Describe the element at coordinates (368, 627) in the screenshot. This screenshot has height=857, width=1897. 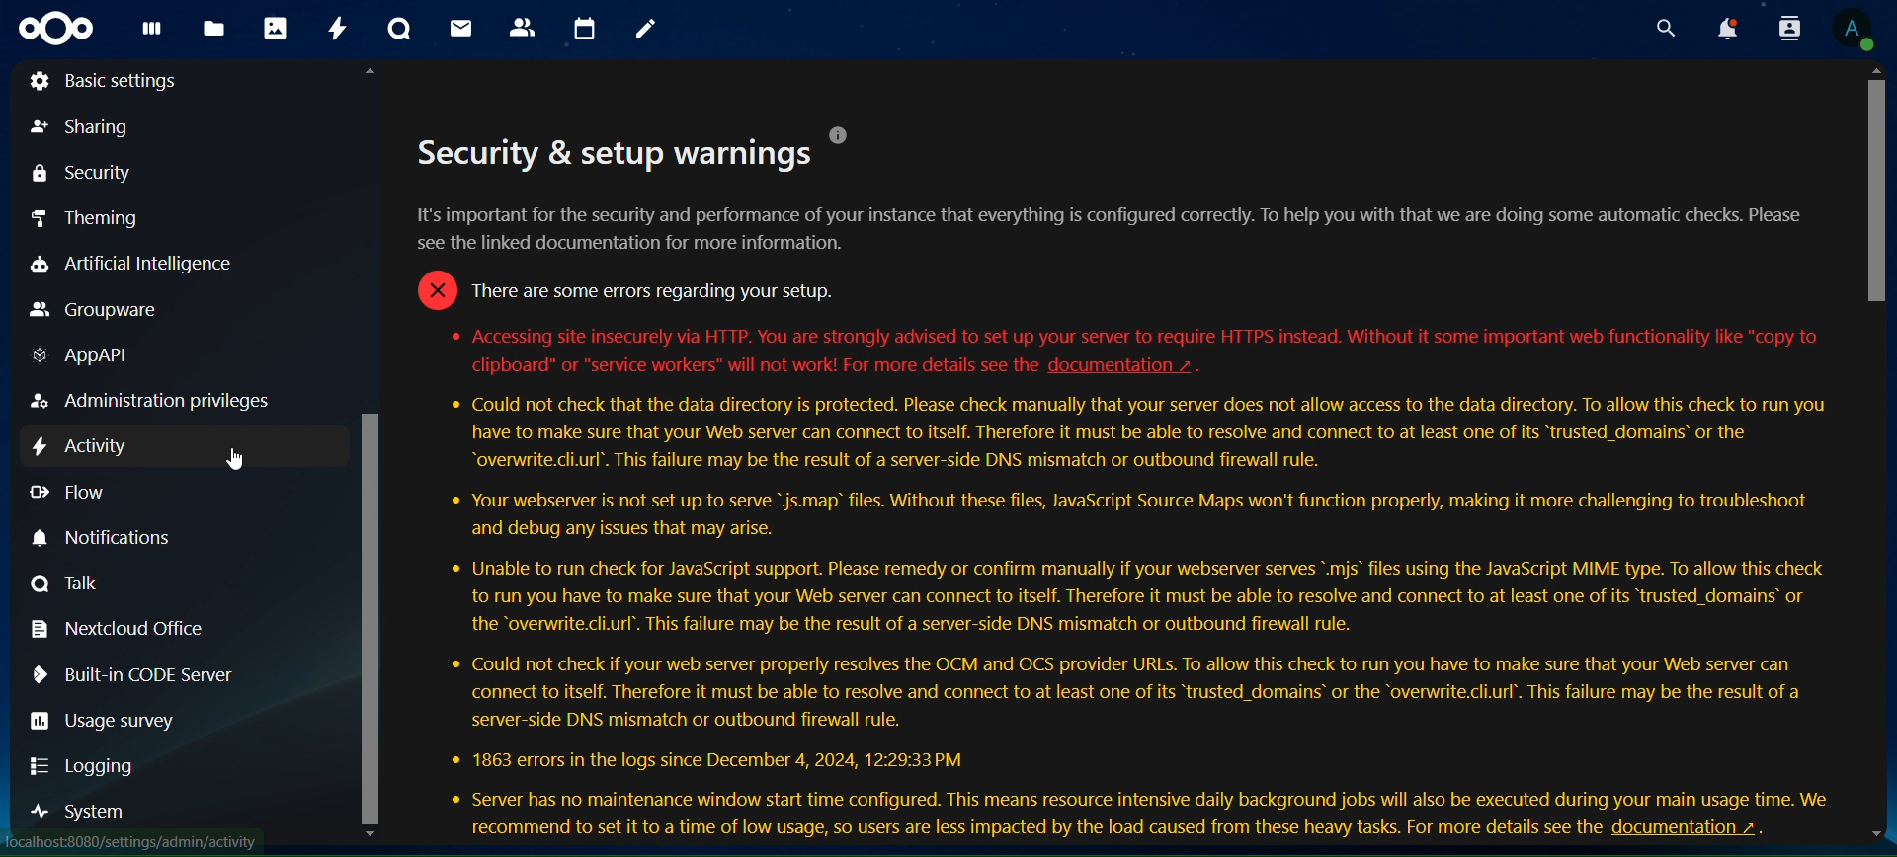
I see `scrollbar` at that location.